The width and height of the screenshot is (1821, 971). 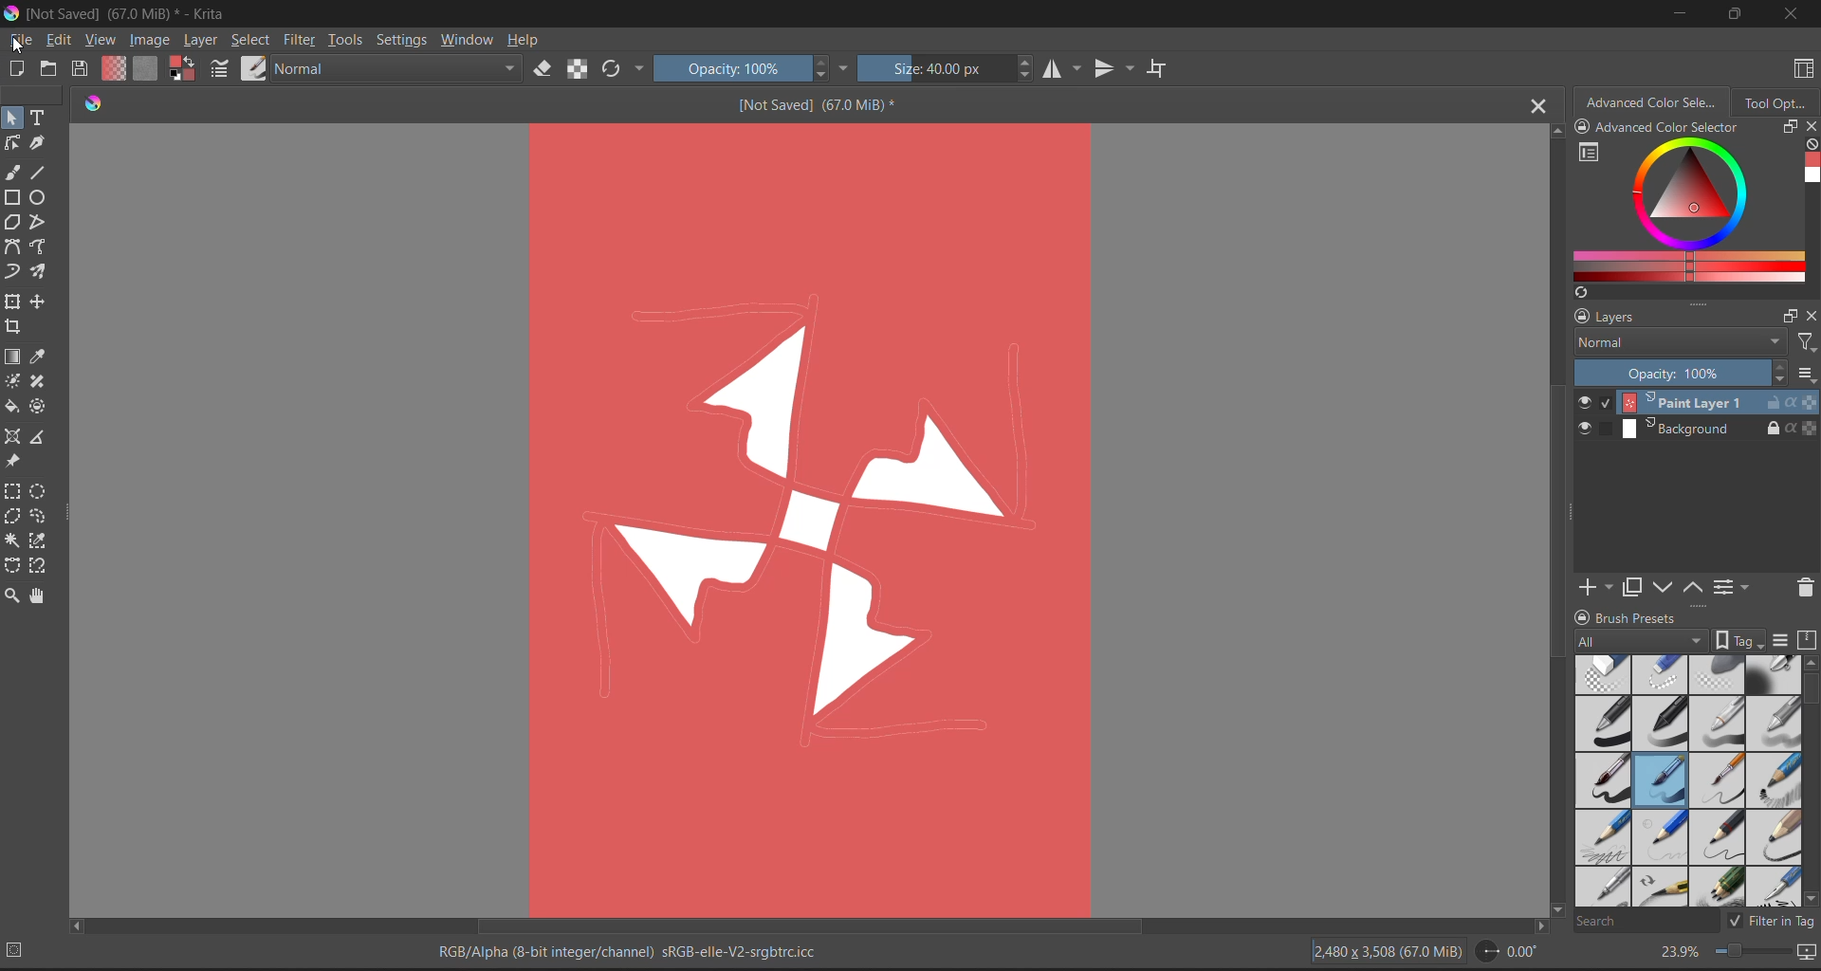 What do you see at coordinates (40, 517) in the screenshot?
I see `tools` at bounding box center [40, 517].